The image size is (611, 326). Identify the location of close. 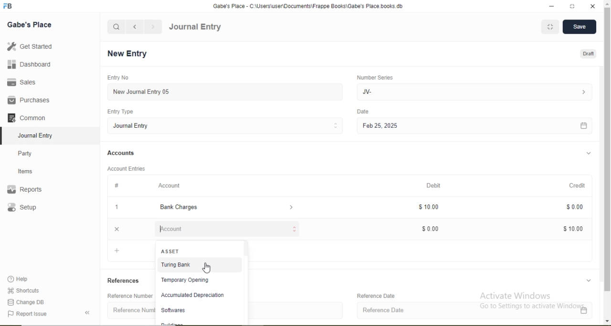
(115, 229).